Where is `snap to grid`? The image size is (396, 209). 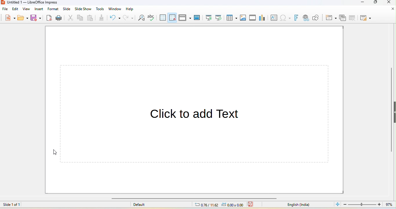
snap to grid is located at coordinates (172, 18).